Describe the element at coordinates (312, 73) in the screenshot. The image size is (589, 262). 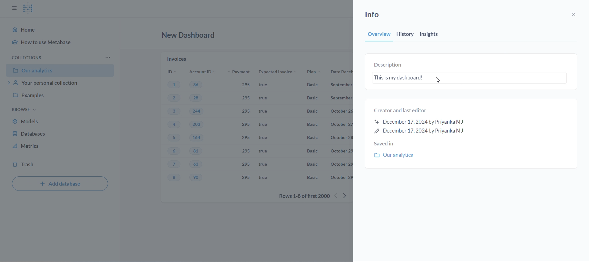
I see `plan` at that location.